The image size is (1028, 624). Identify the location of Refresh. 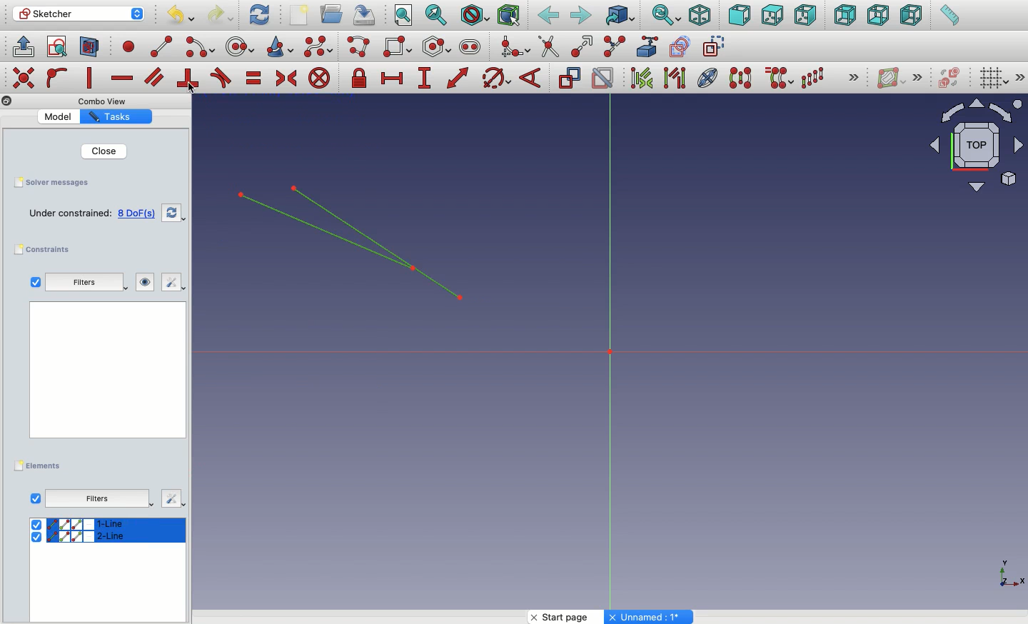
(259, 15).